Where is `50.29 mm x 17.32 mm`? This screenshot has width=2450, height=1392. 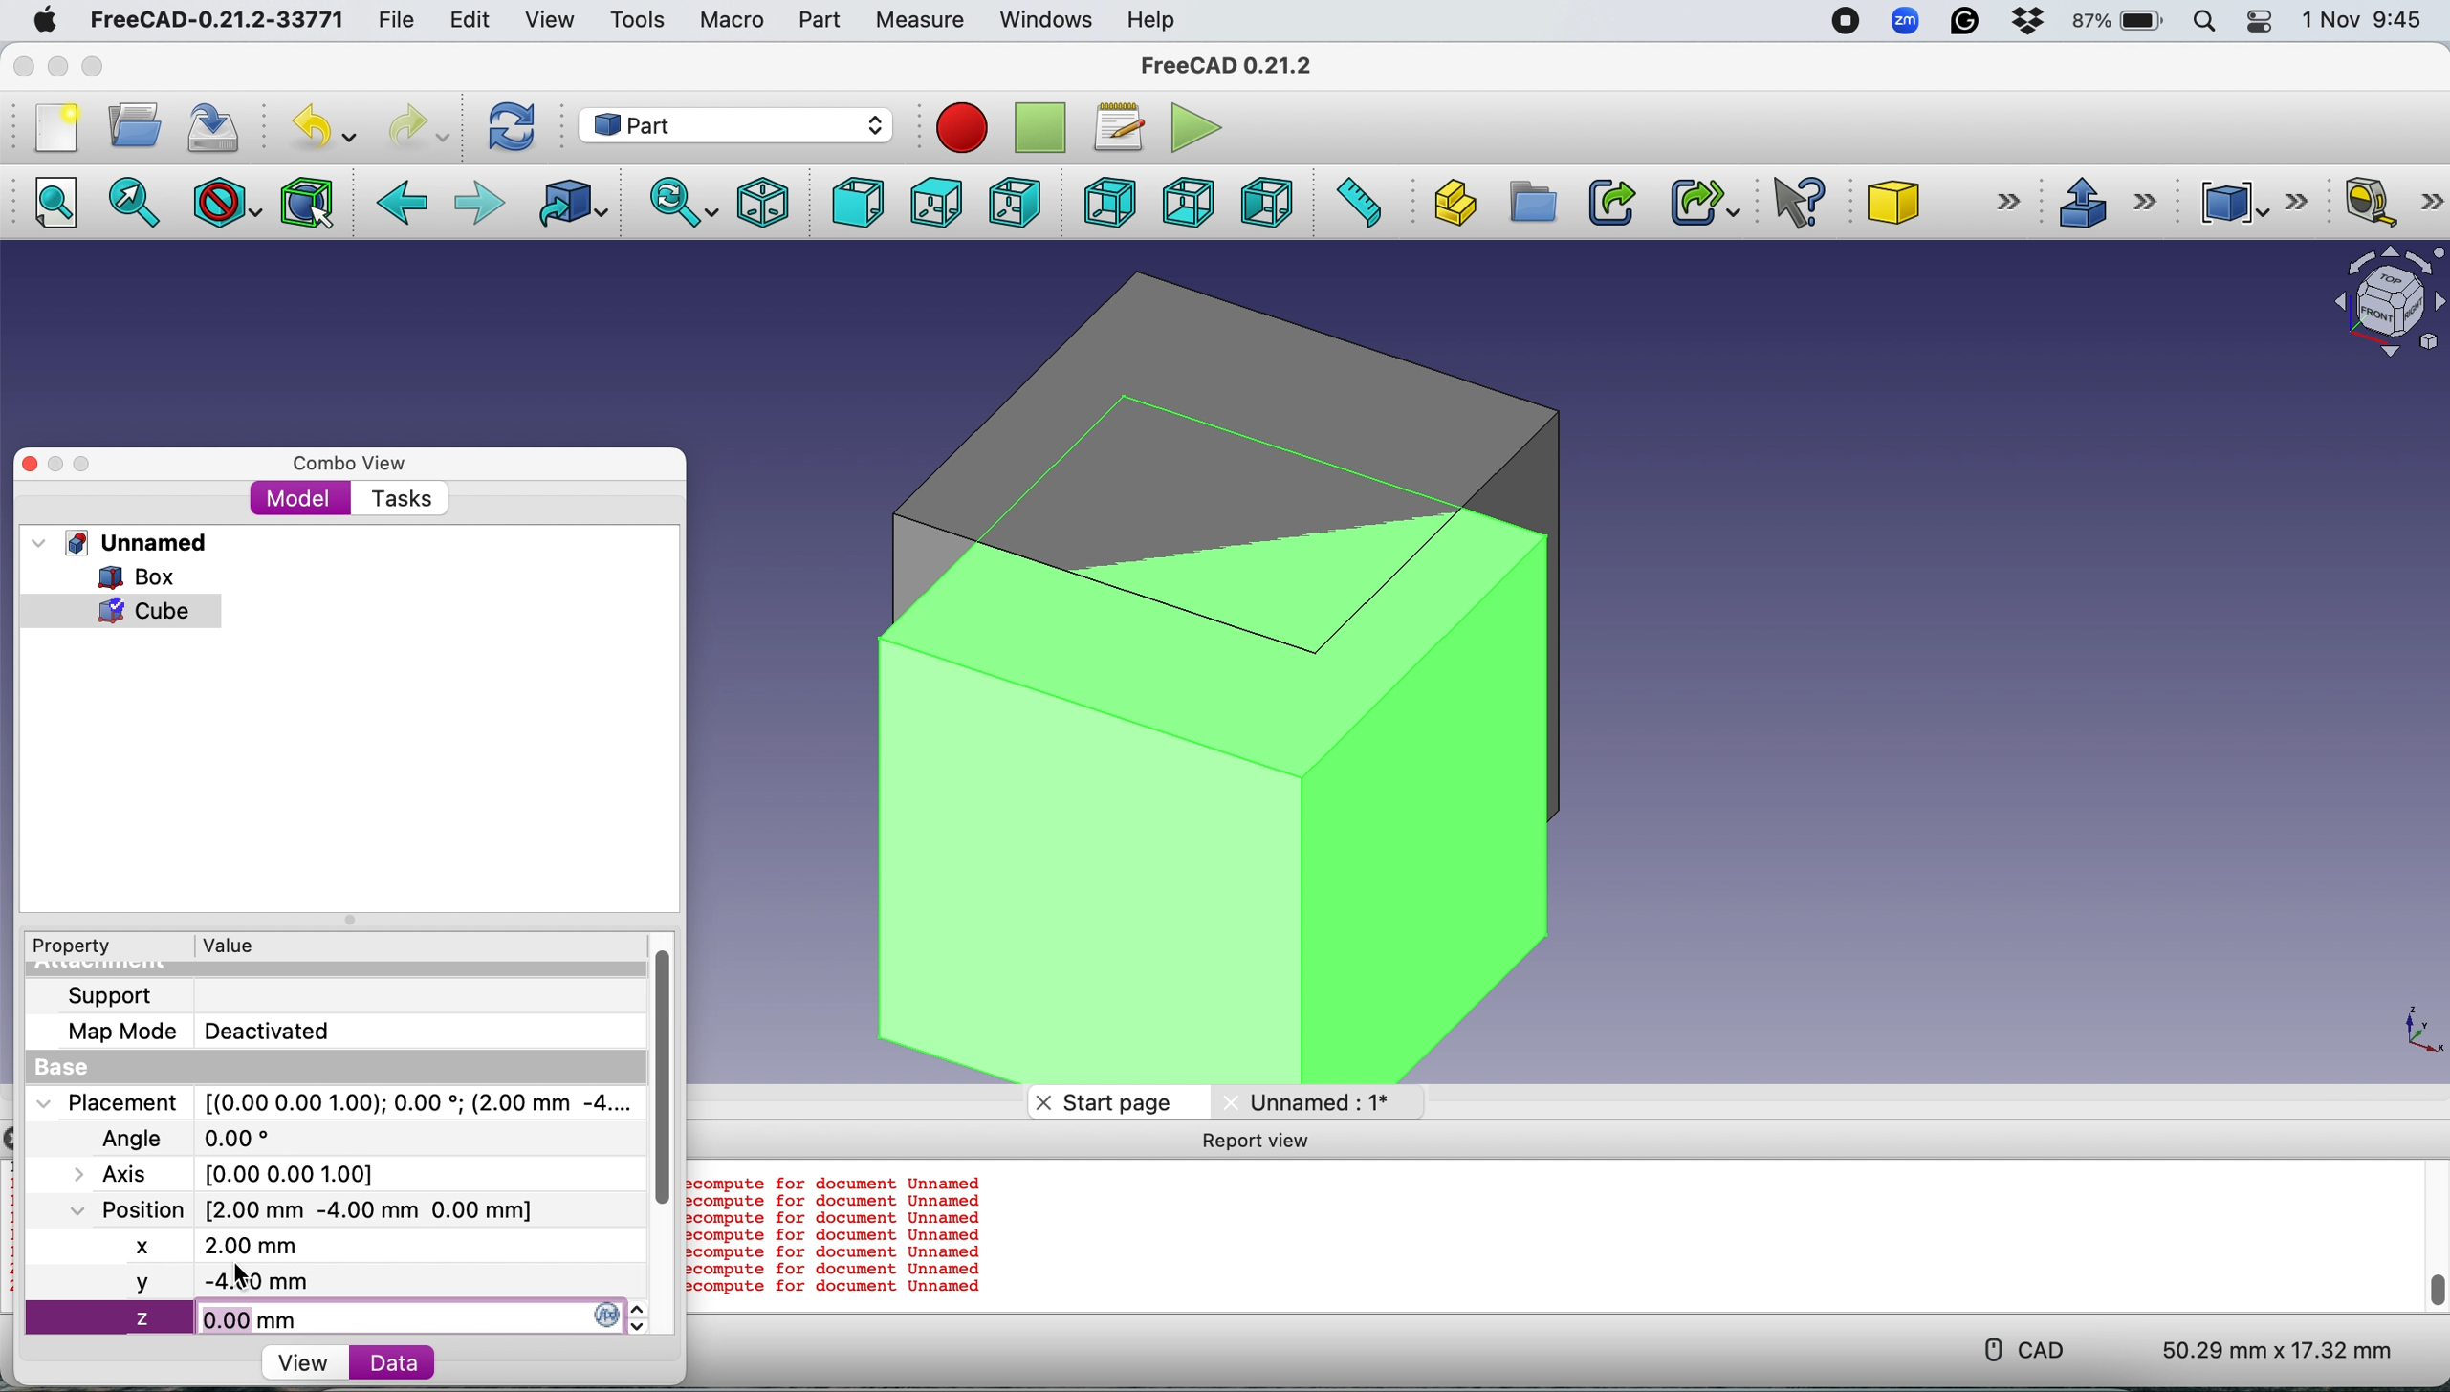 50.29 mm x 17.32 mm is located at coordinates (2261, 1347).